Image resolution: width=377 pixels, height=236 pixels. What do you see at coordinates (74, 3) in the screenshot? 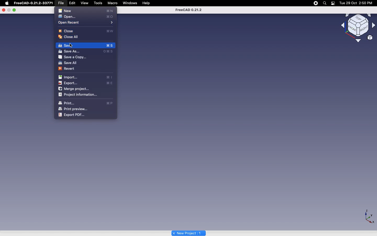
I see `Edit` at bounding box center [74, 3].